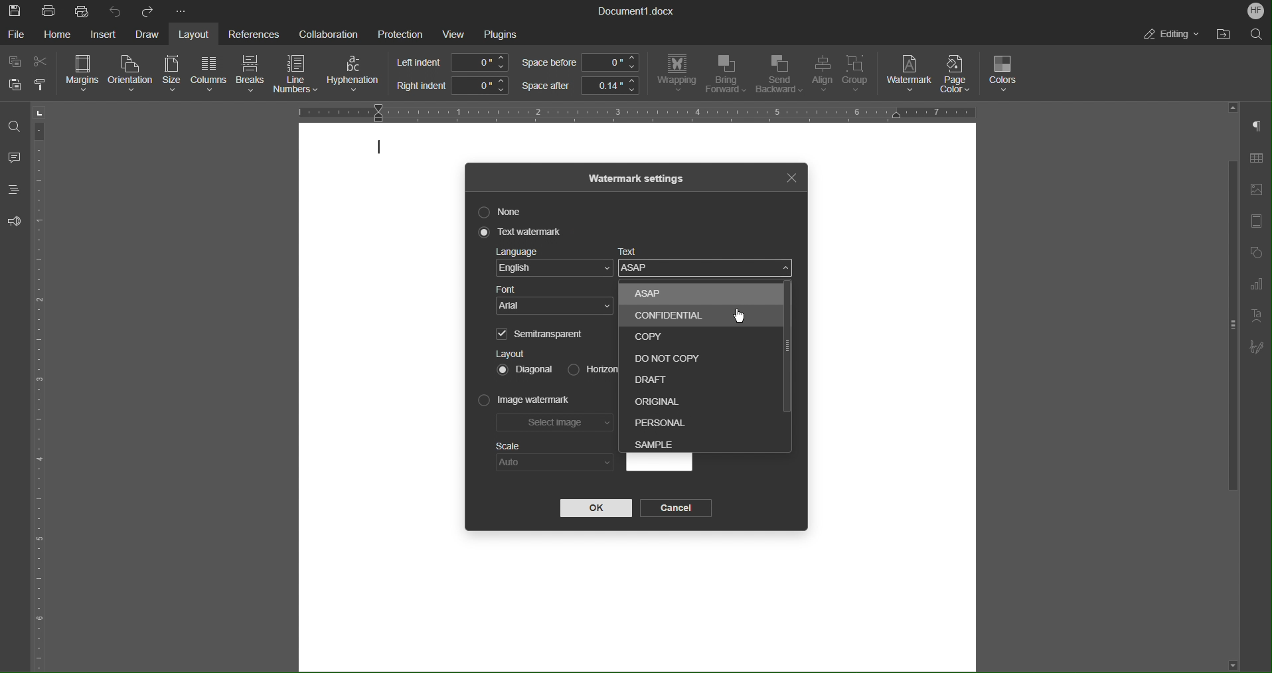  Describe the element at coordinates (207, 74) in the screenshot. I see `Columns` at that location.